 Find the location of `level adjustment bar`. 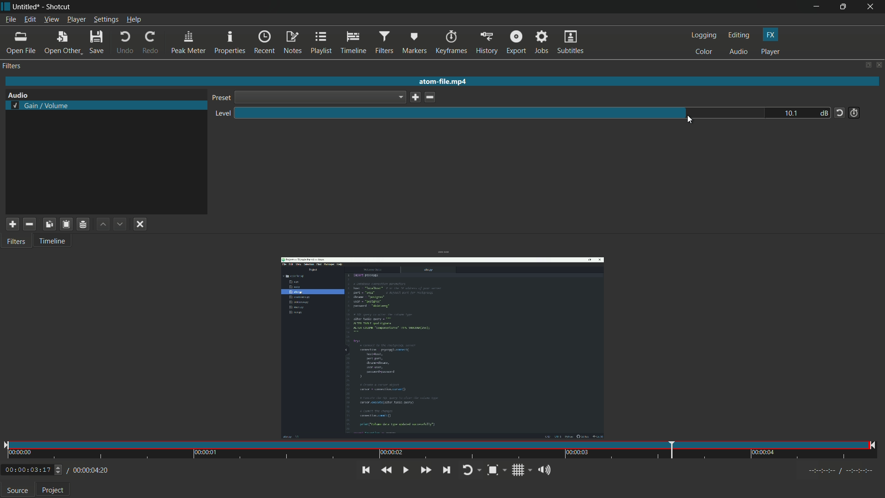

level adjustment bar is located at coordinates (500, 112).